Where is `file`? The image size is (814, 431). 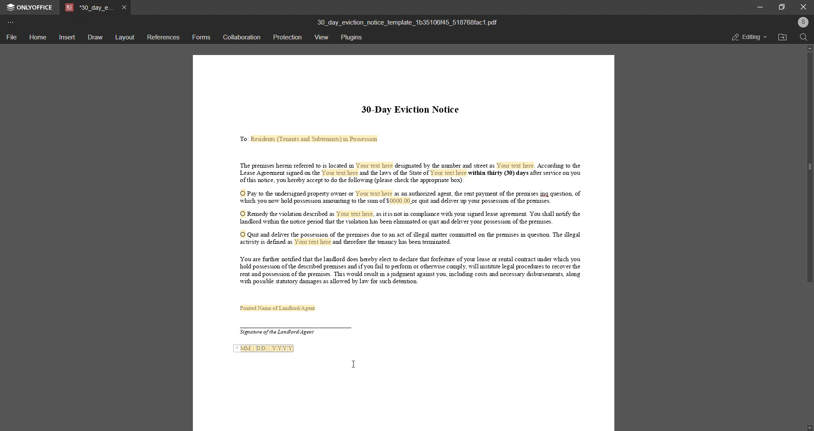
file is located at coordinates (11, 38).